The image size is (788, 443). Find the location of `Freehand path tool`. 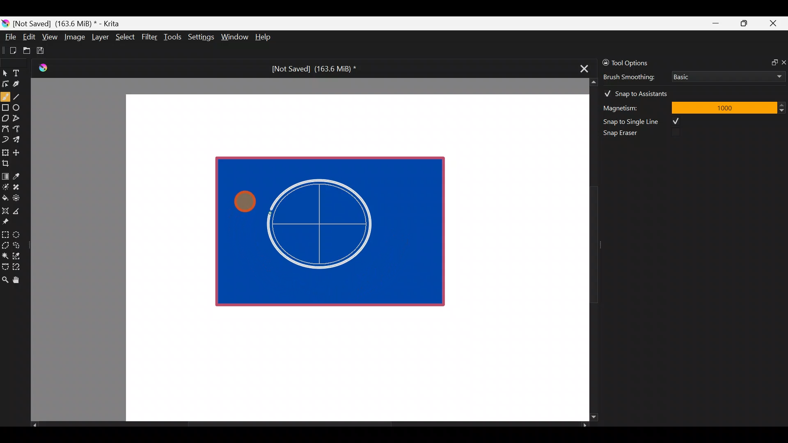

Freehand path tool is located at coordinates (21, 130).